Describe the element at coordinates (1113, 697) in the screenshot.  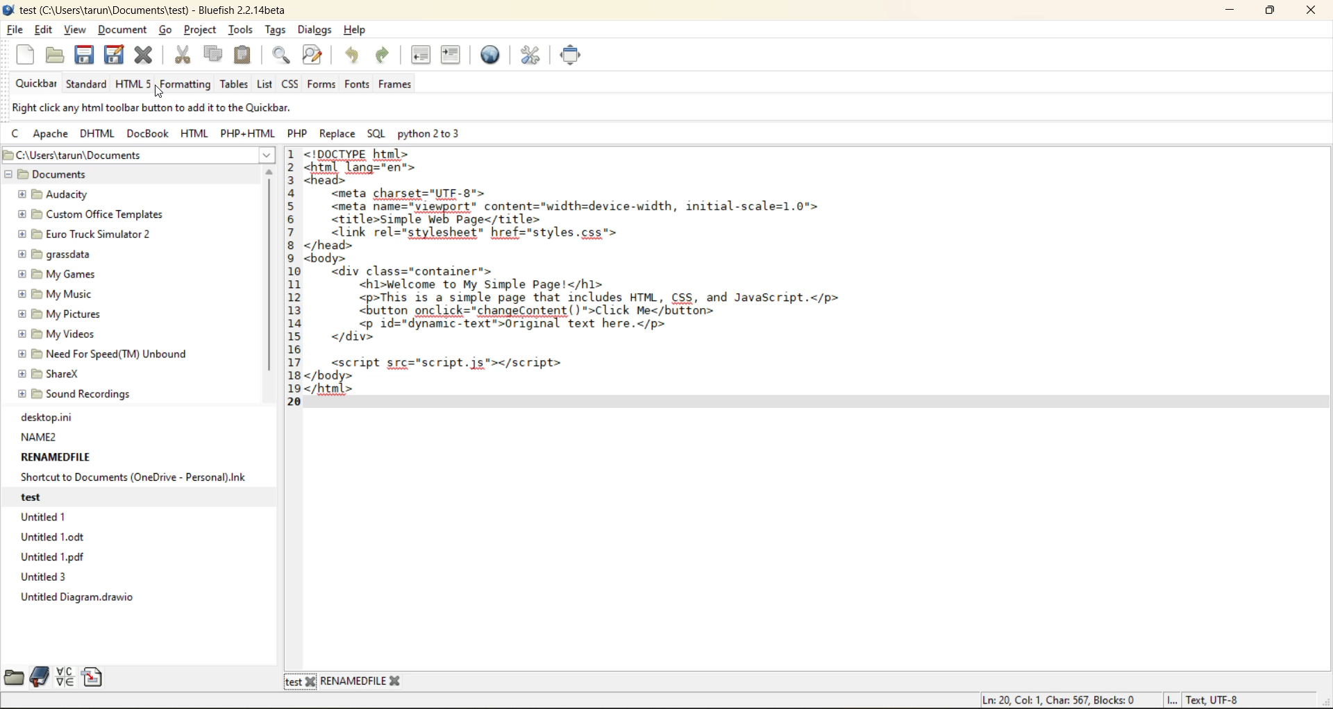
I see `metadata` at that location.